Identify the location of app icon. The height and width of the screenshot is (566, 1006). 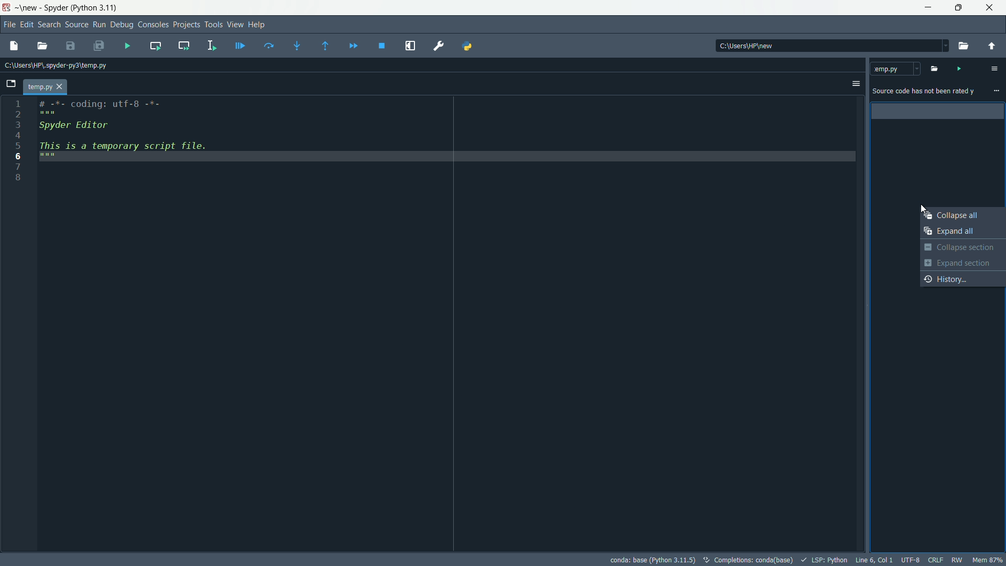
(7, 8).